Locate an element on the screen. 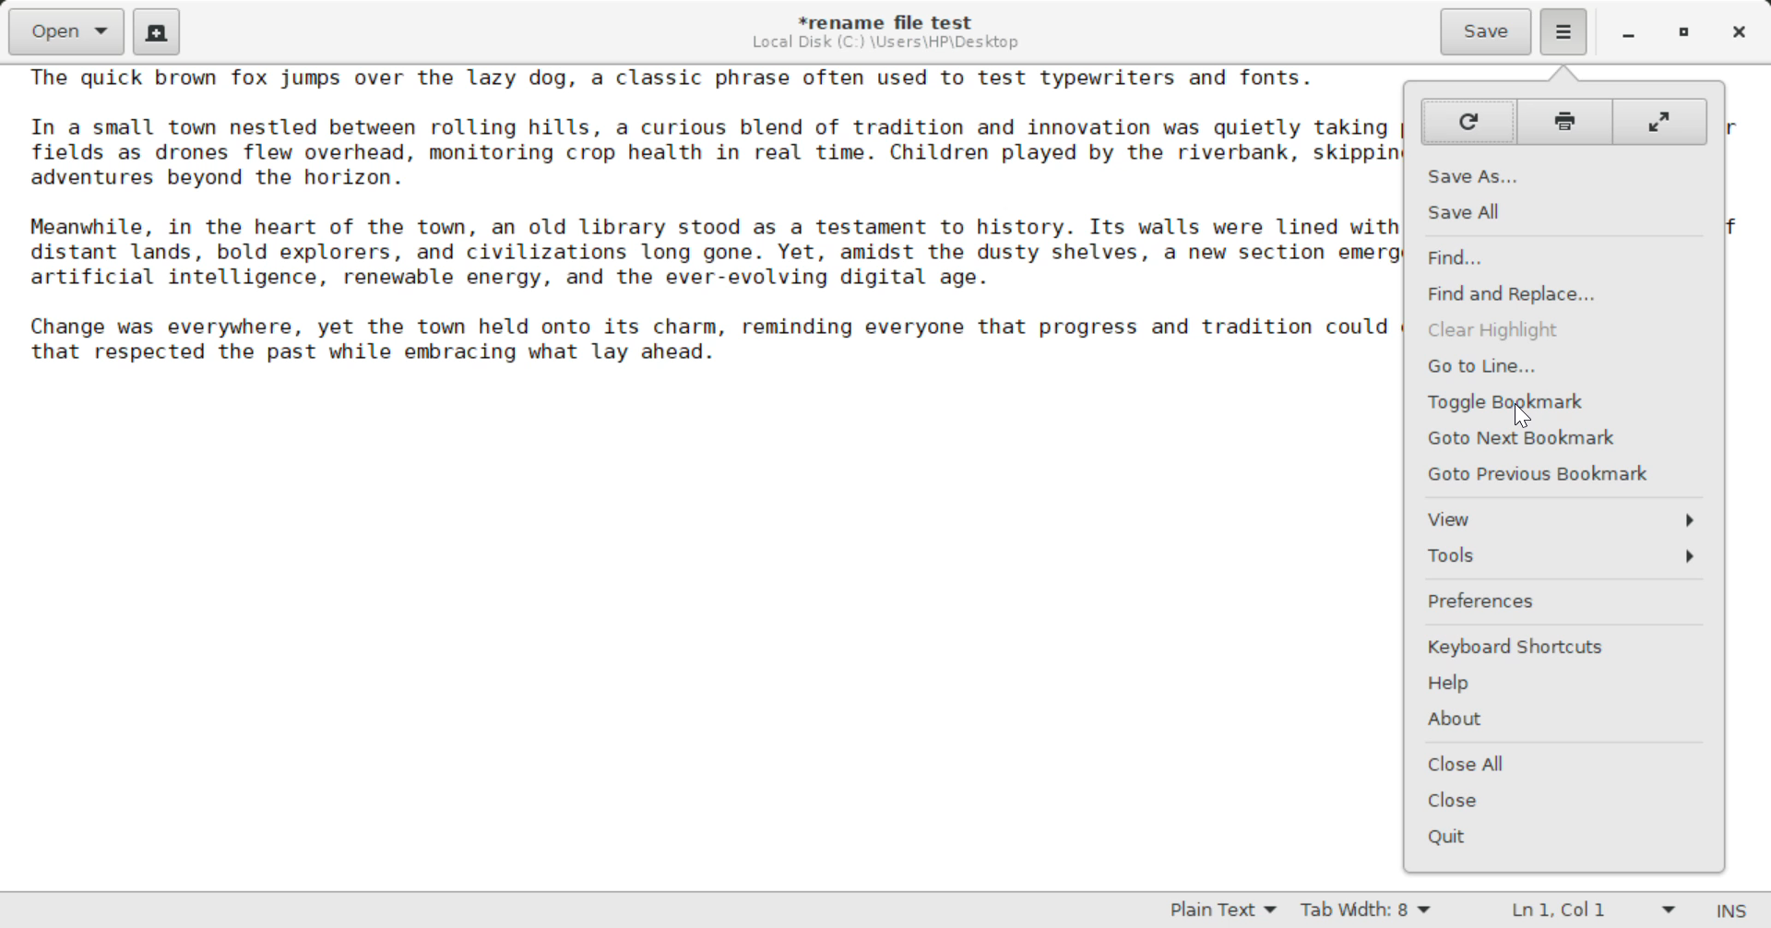 The height and width of the screenshot is (928, 1771). Cursor Position is located at coordinates (1518, 411).